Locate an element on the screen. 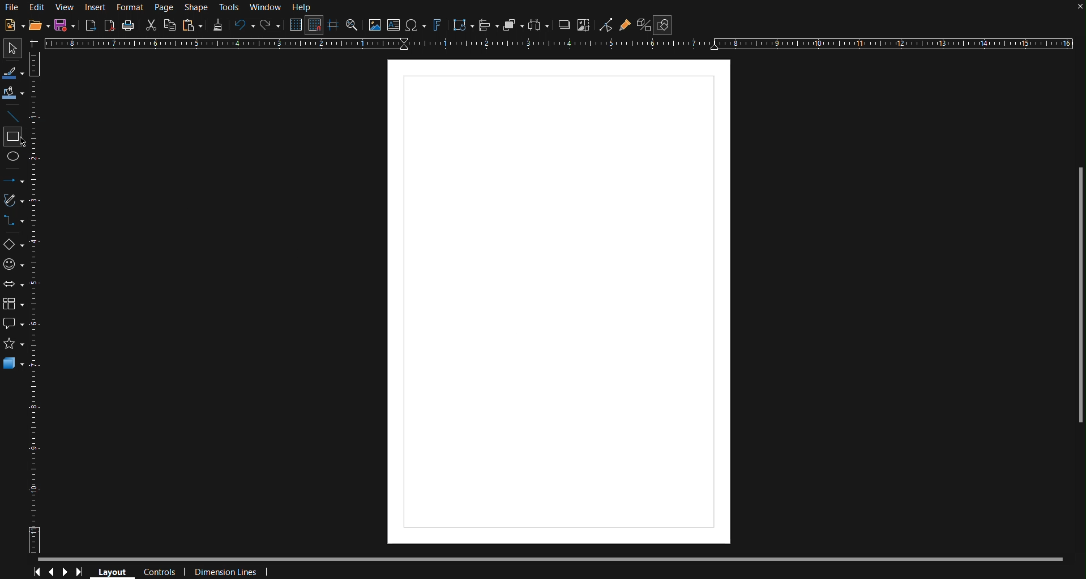  Toggle Point Edit Mode is located at coordinates (606, 25).